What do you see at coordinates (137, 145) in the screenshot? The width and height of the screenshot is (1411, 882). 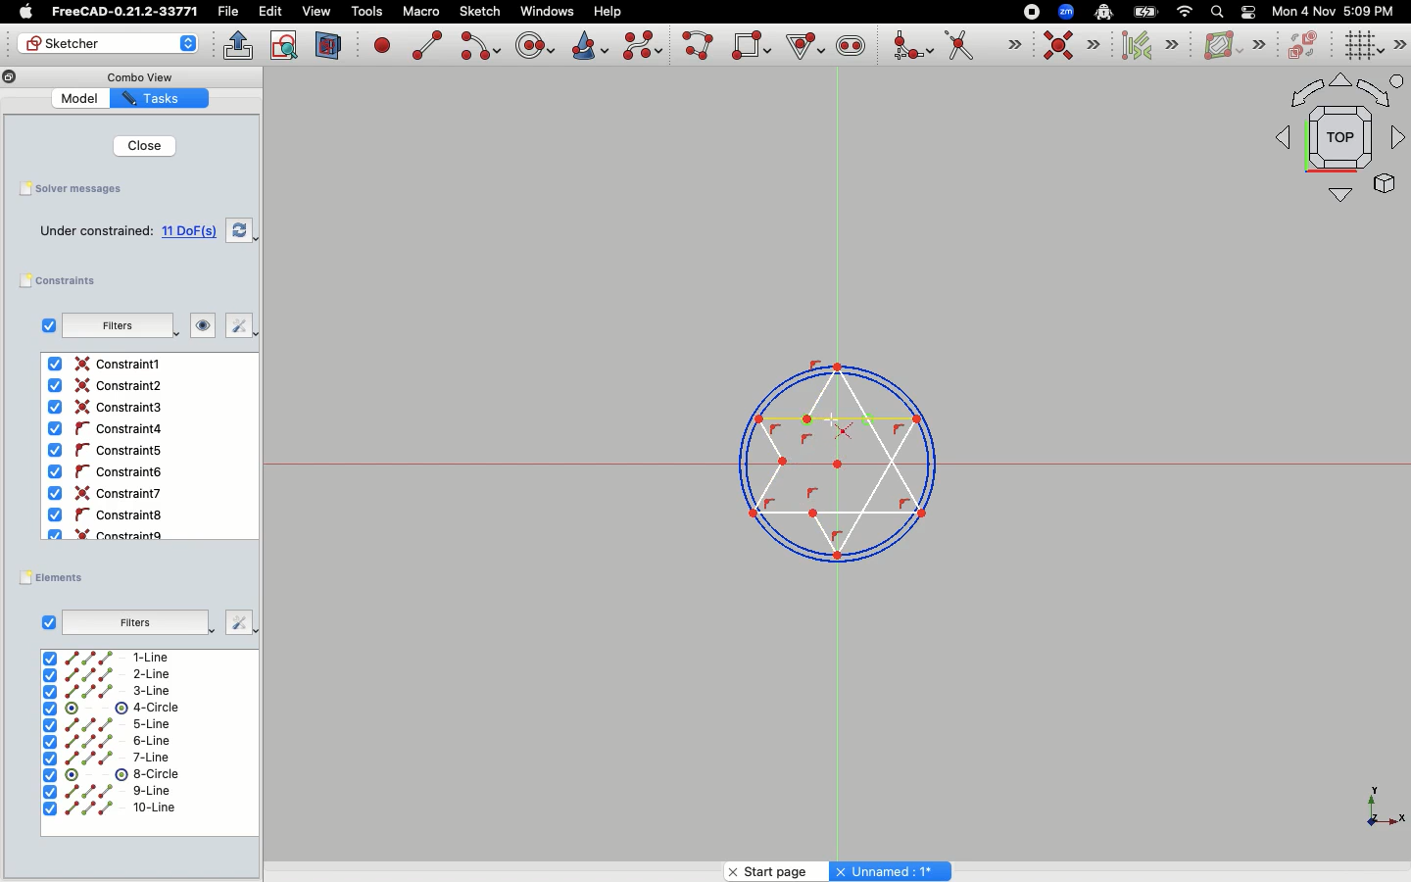 I see `Close` at bounding box center [137, 145].